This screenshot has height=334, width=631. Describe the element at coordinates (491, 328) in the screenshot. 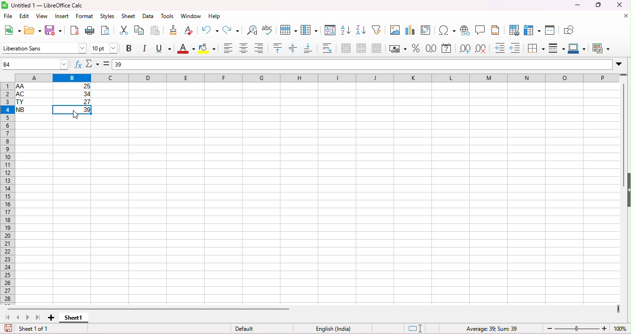

I see `formula` at that location.